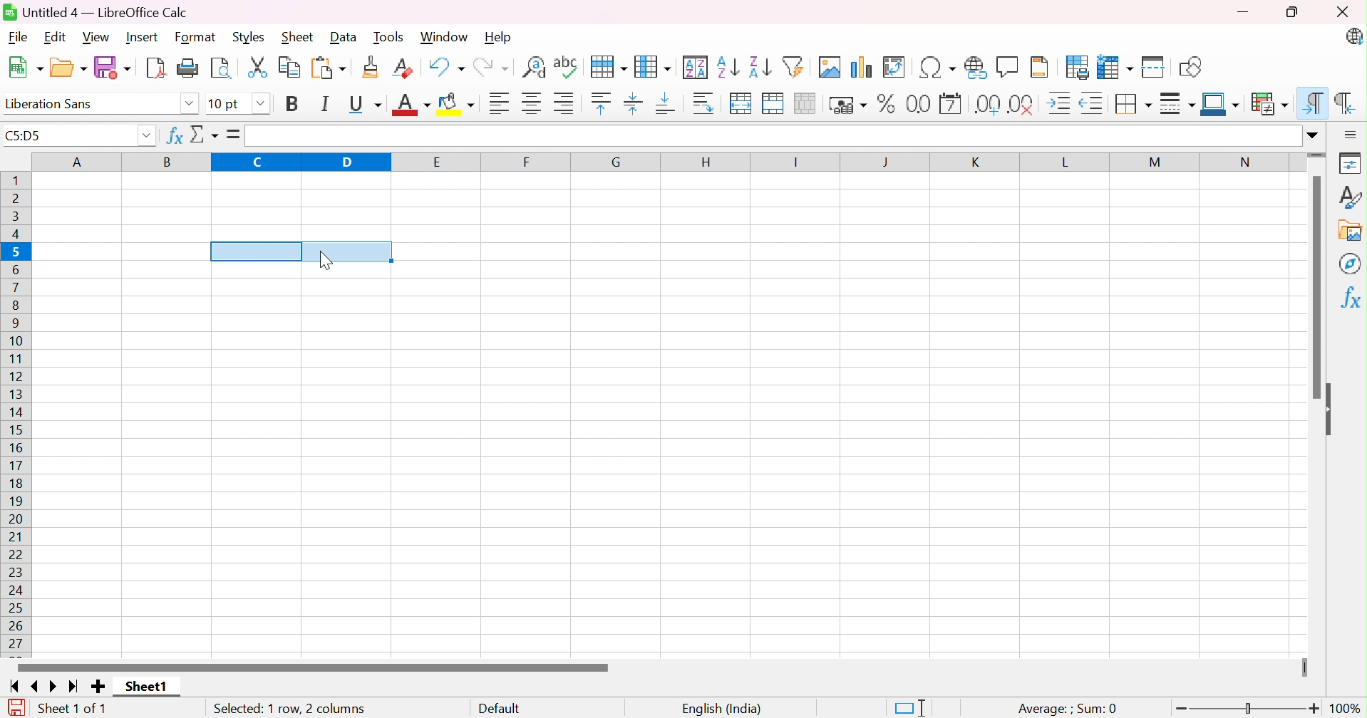 The width and height of the screenshot is (1367, 718). I want to click on Show Draw Functions, so click(1189, 66).